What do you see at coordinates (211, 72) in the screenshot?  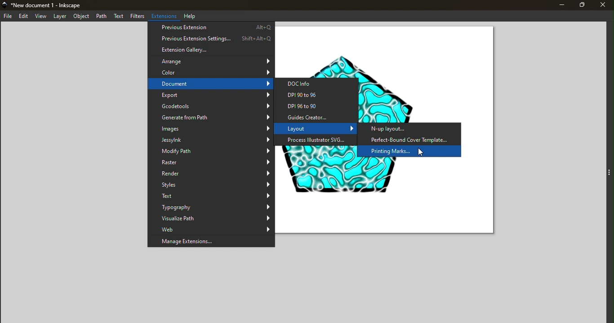 I see `Color` at bounding box center [211, 72].